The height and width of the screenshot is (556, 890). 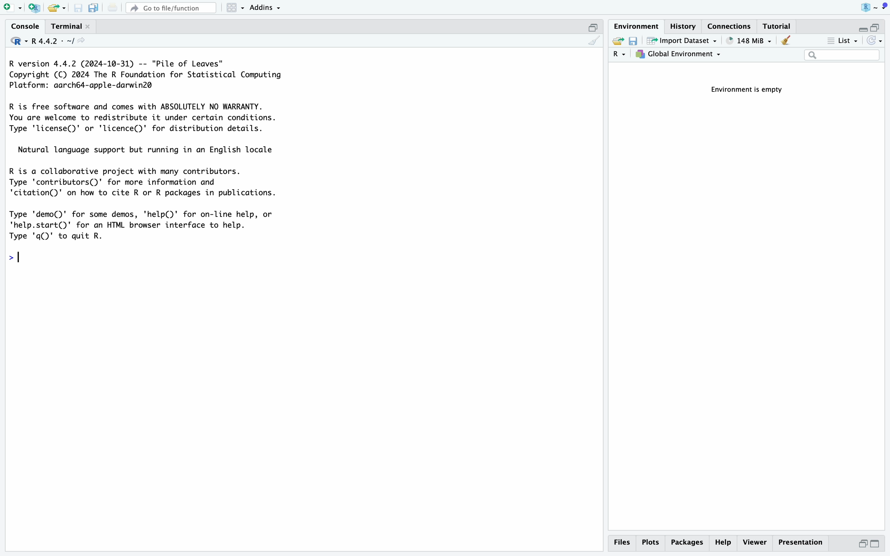 What do you see at coordinates (22, 26) in the screenshot?
I see `console` at bounding box center [22, 26].